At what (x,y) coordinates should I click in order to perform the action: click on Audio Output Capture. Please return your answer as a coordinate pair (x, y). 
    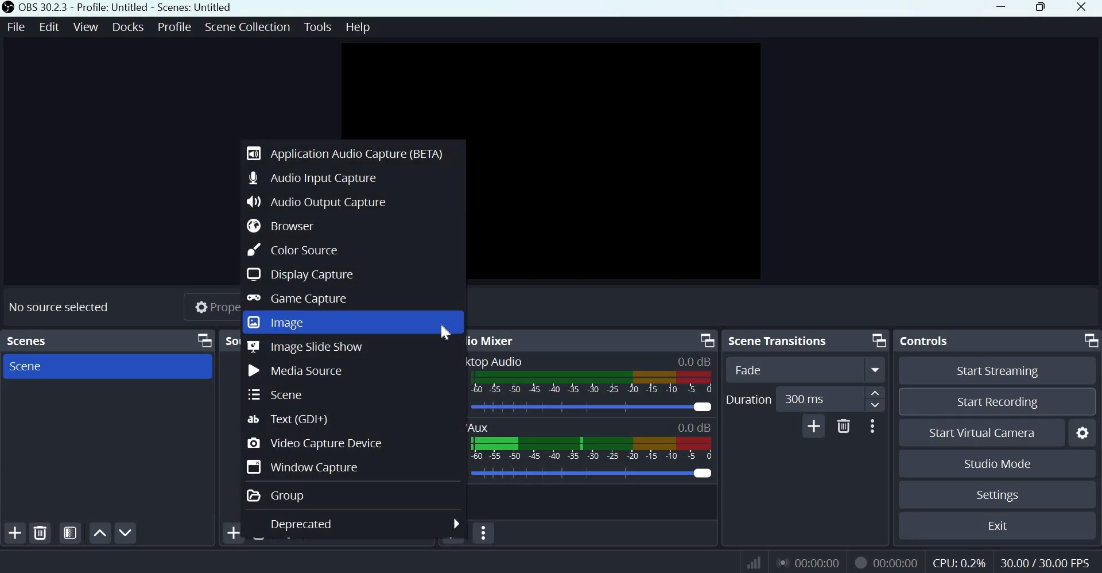
    Looking at the image, I should click on (317, 202).